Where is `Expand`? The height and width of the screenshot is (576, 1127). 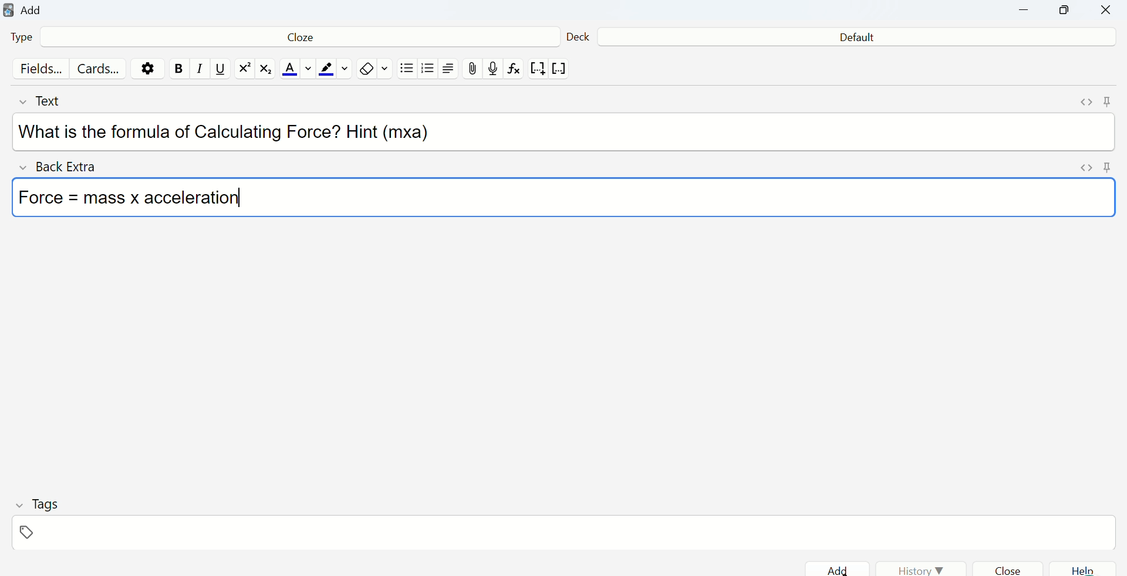 Expand is located at coordinates (1084, 103).